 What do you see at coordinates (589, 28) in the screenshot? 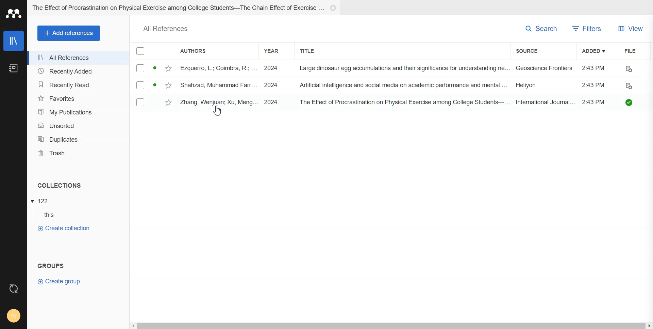
I see `Filters` at bounding box center [589, 28].